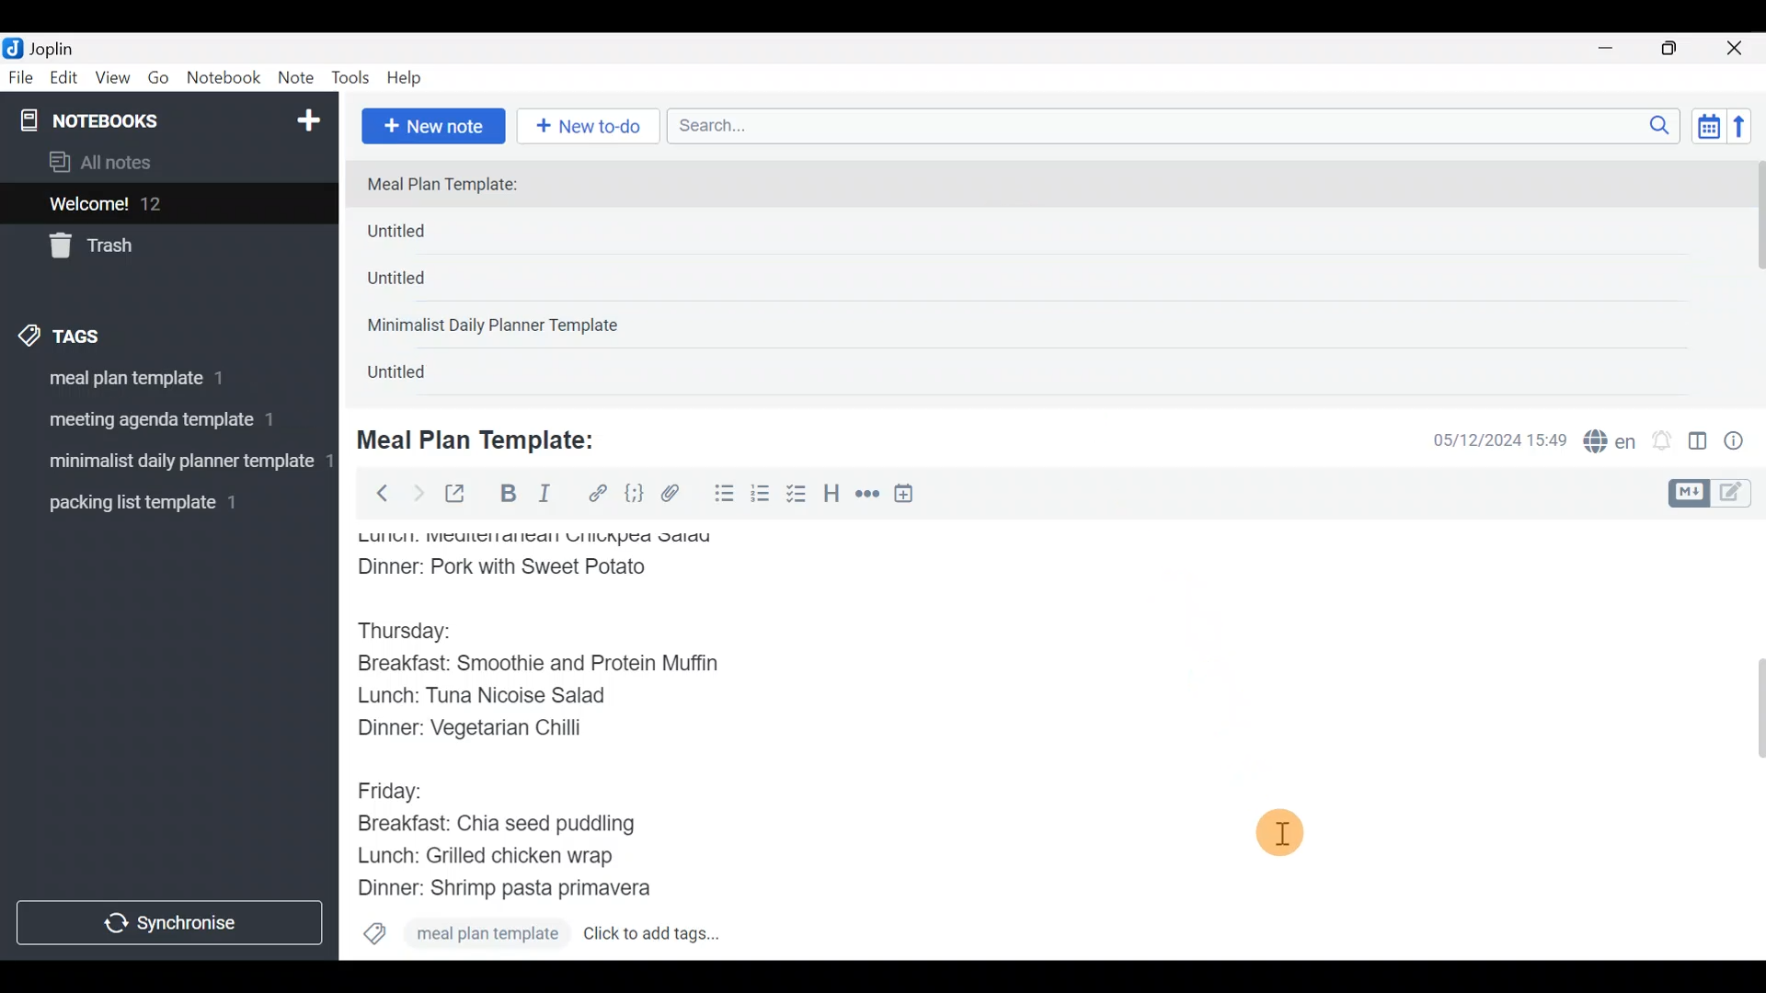 The image size is (1766, 993). Describe the element at coordinates (506, 824) in the screenshot. I see `Breakfast: Chia seed puddling` at that location.